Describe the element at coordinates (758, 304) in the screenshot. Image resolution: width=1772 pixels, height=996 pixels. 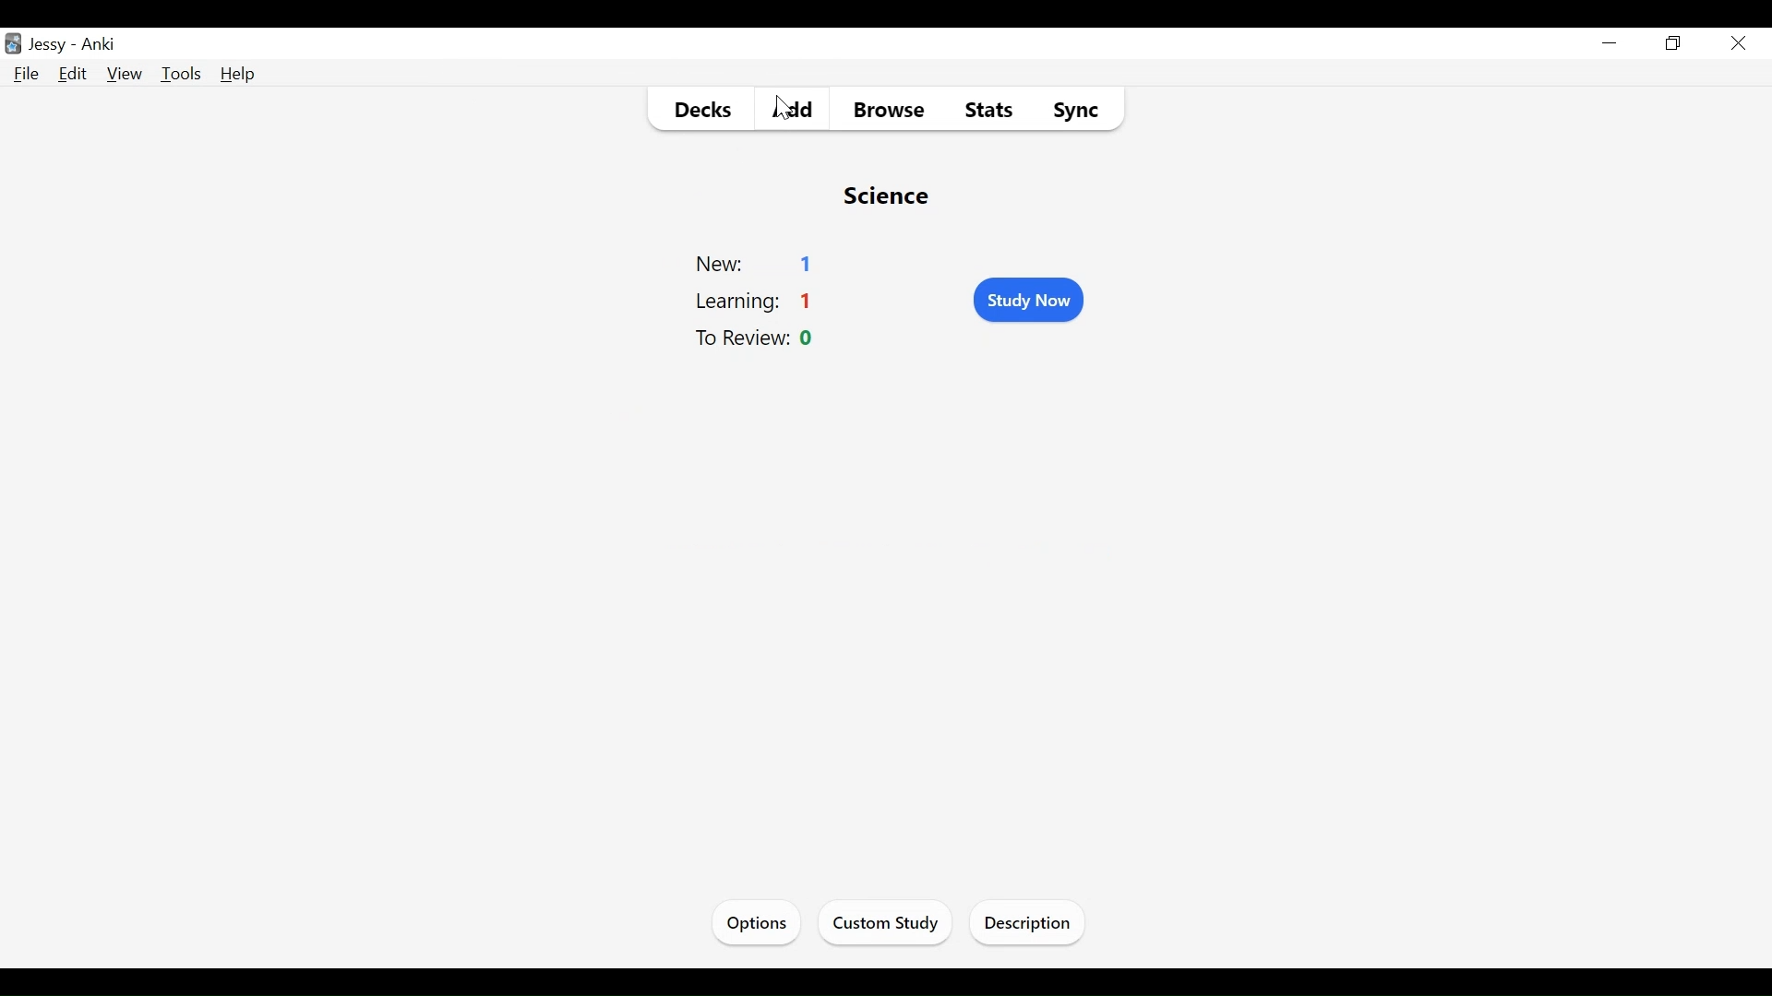
I see `Learning Count` at that location.